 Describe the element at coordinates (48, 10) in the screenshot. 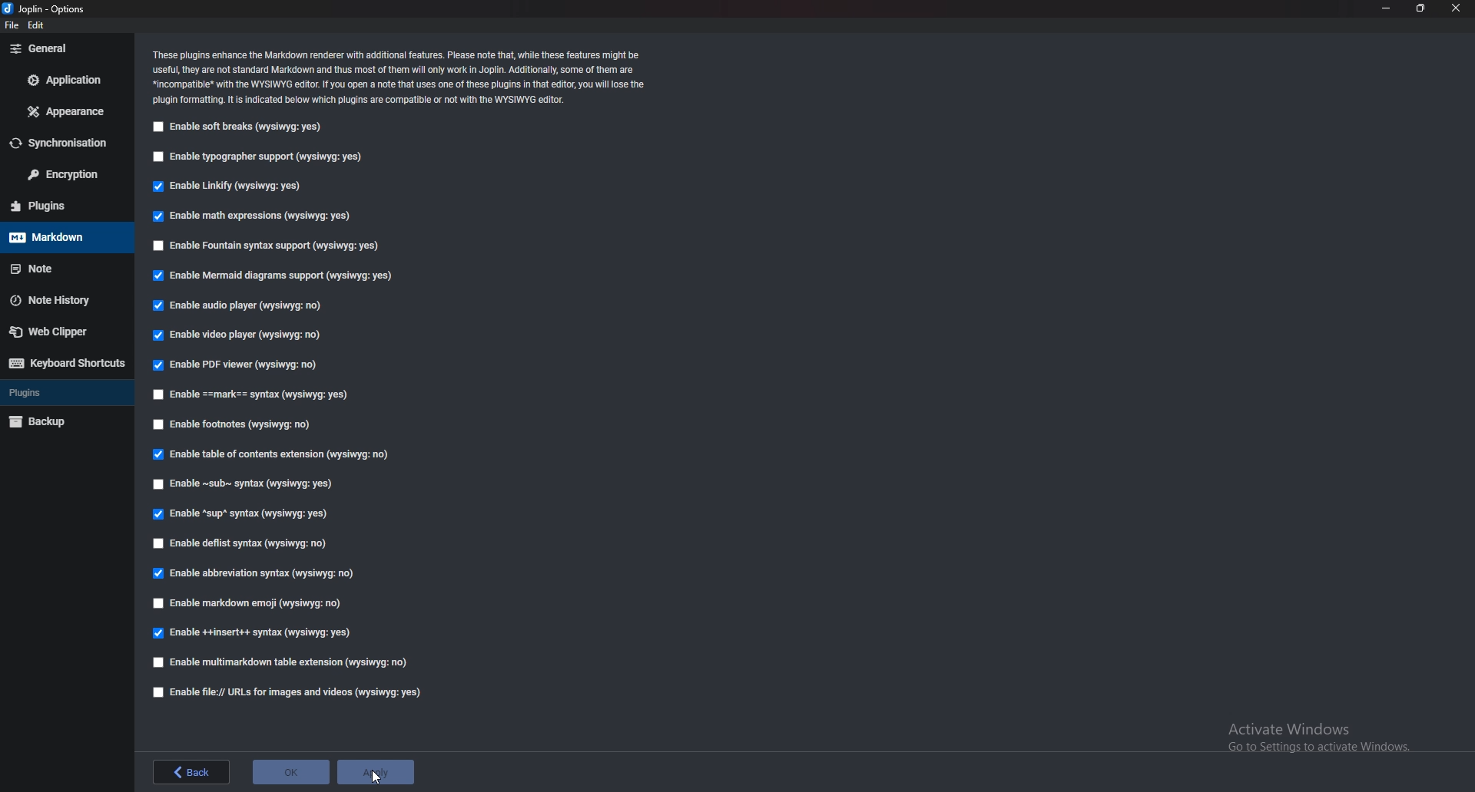

I see `Joblin - options (logo and name)` at that location.